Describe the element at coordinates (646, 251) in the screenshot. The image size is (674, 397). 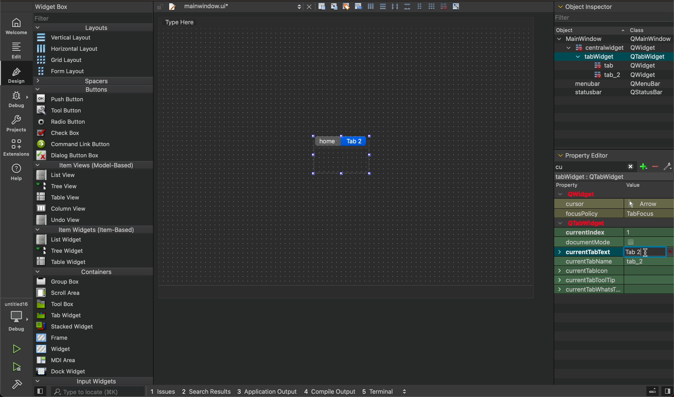
I see `click` at that location.